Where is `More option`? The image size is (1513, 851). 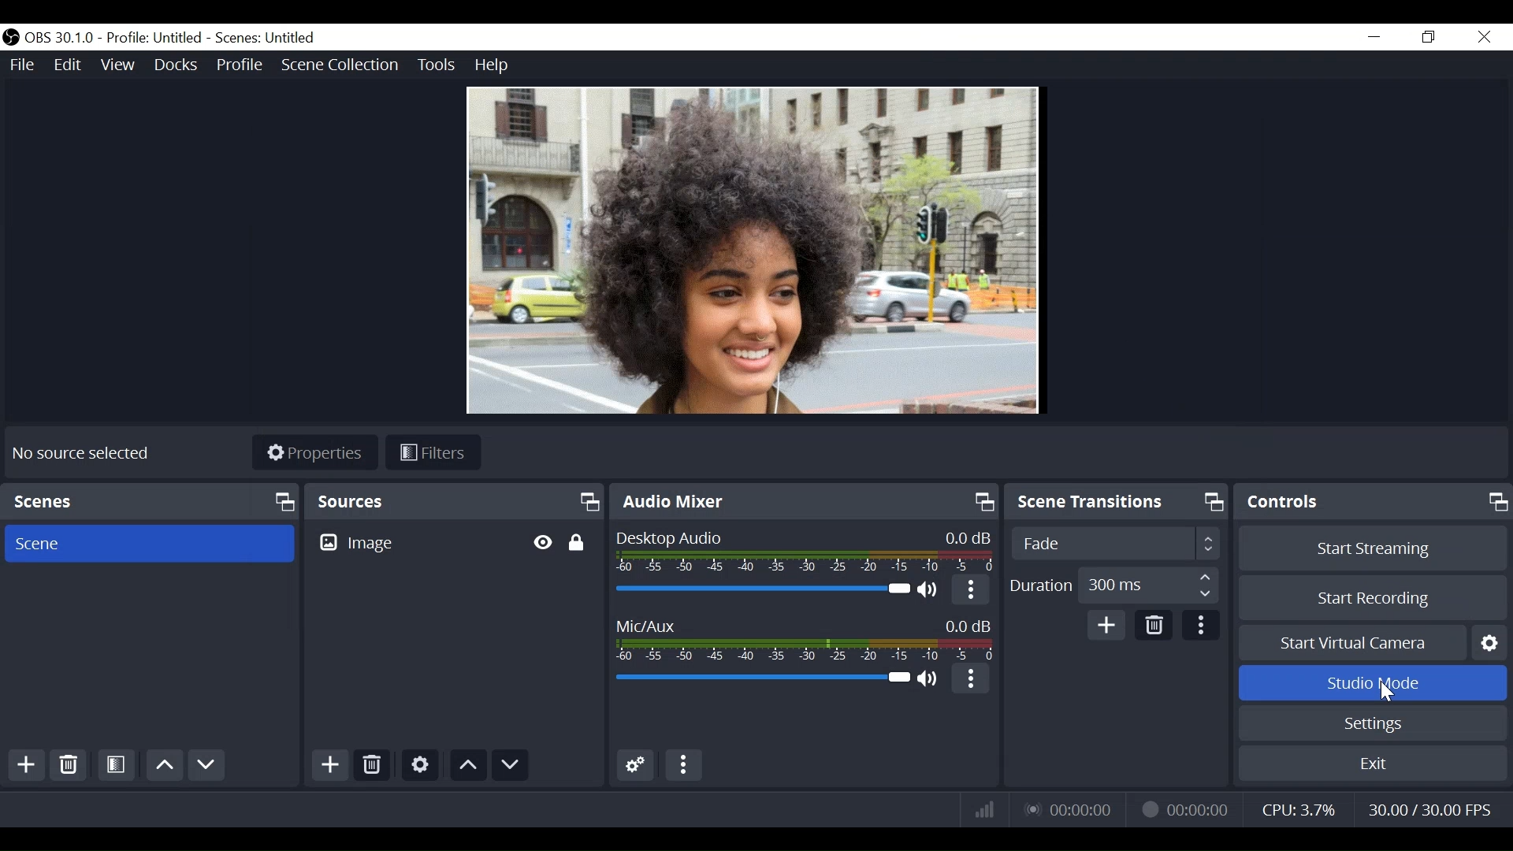 More option is located at coordinates (975, 591).